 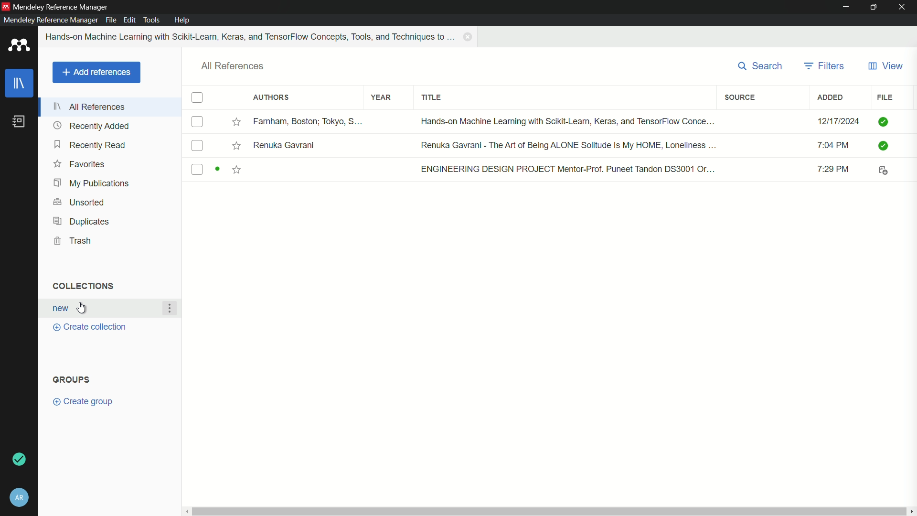 I want to click on view, so click(x=885, y=66).